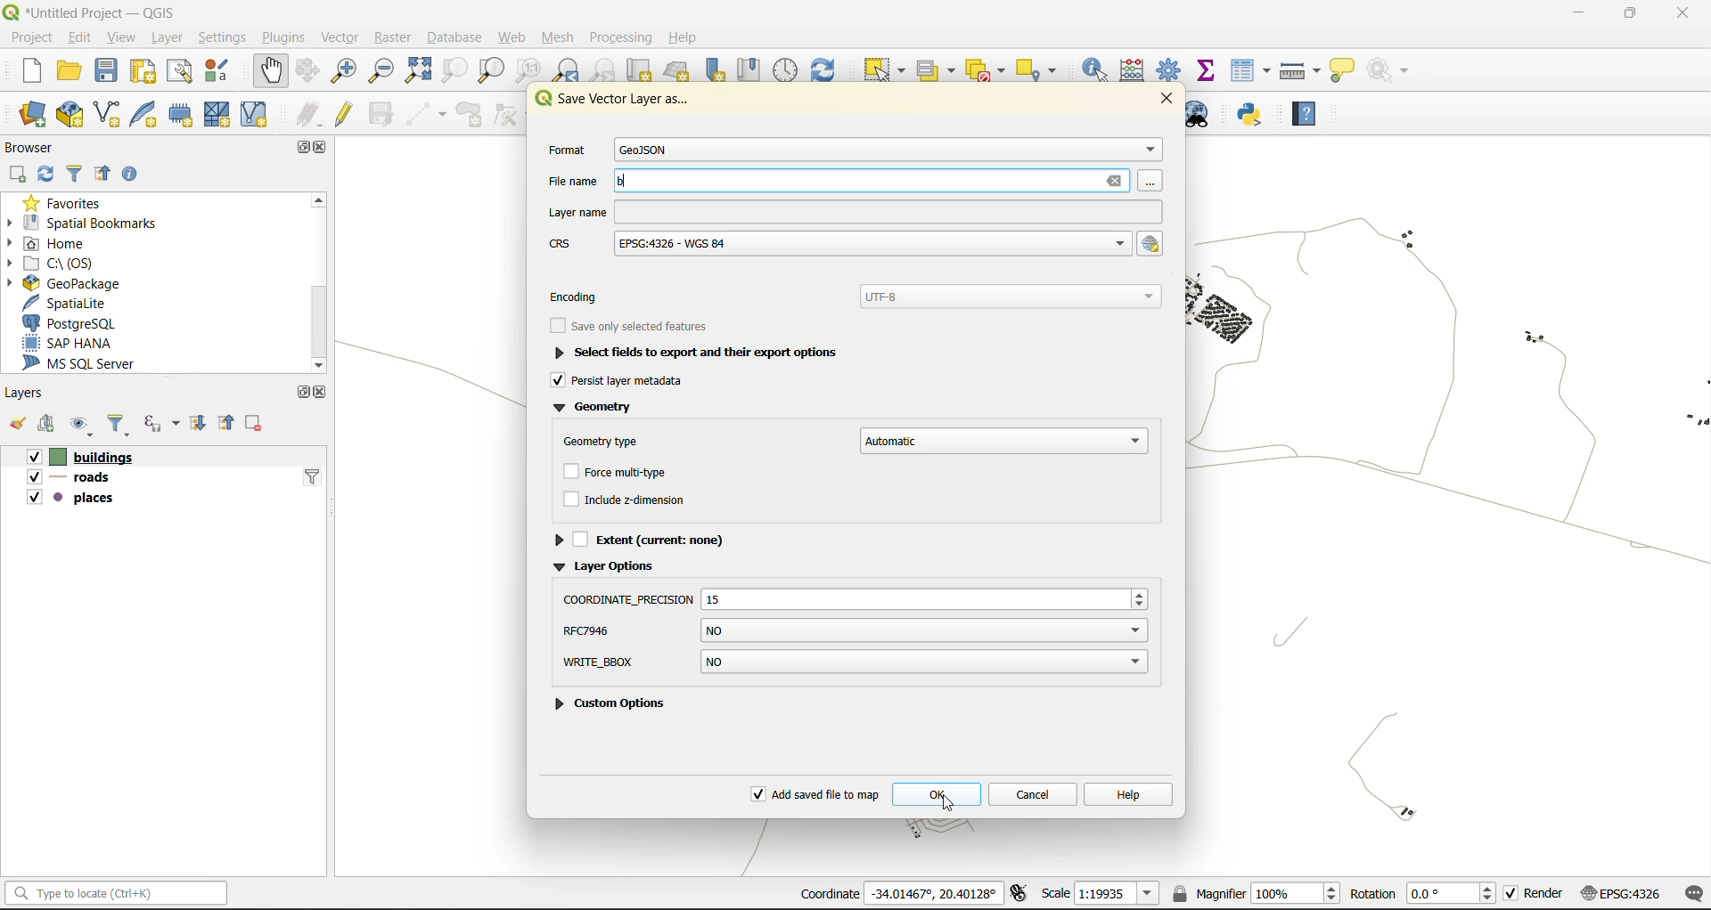 The width and height of the screenshot is (1711, 910). What do you see at coordinates (1624, 892) in the screenshot?
I see `crs` at bounding box center [1624, 892].